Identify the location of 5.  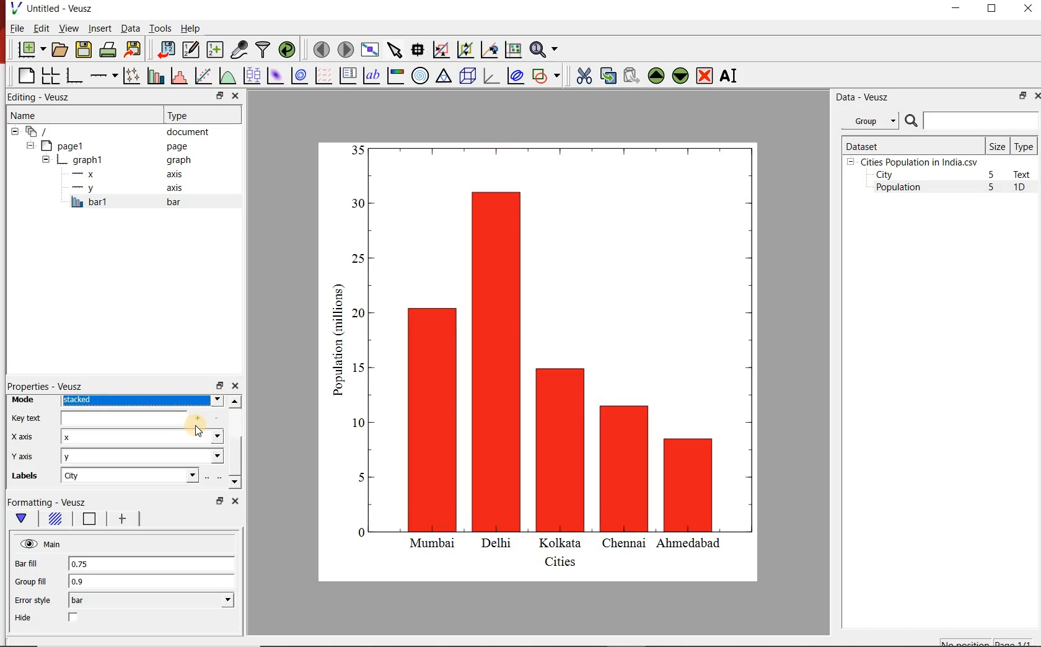
(992, 175).